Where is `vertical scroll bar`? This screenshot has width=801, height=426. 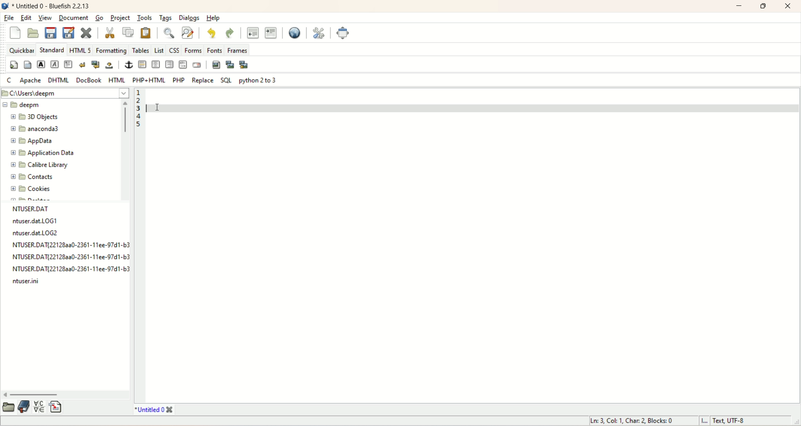
vertical scroll bar is located at coordinates (124, 150).